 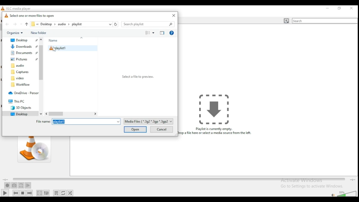 I want to click on new folder, so click(x=39, y=32).